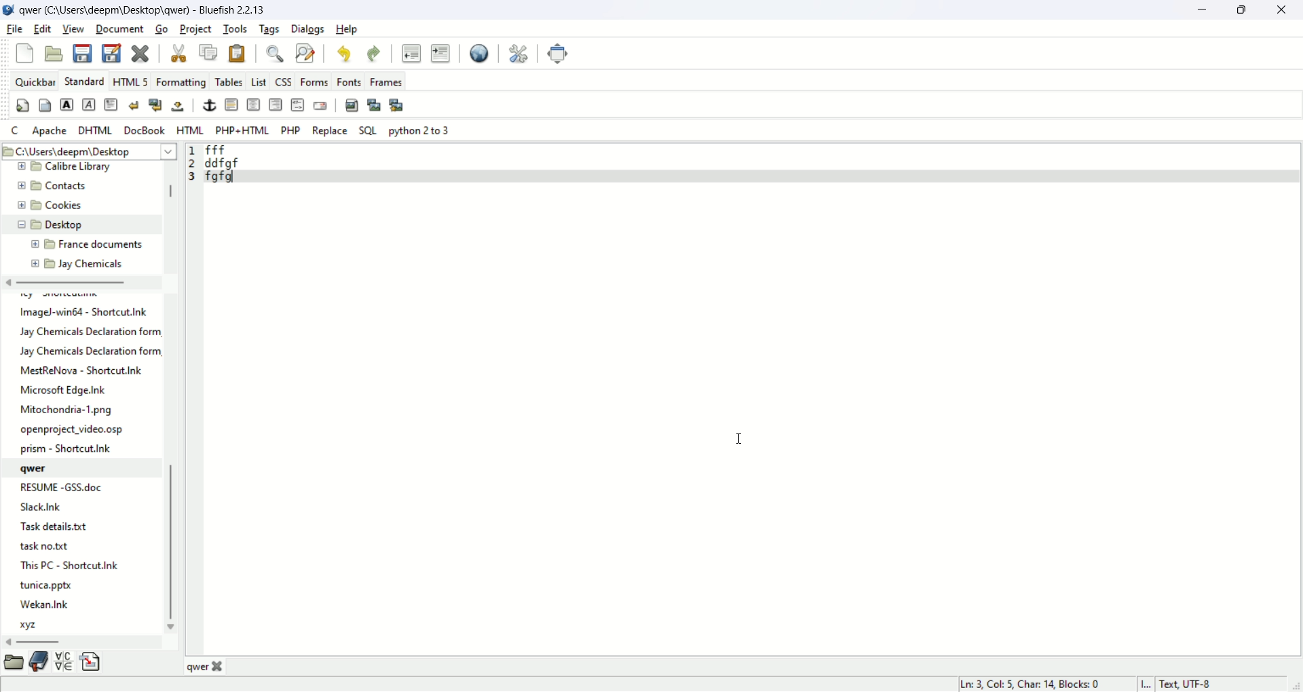 This screenshot has height=692, width=1303. What do you see at coordinates (88, 150) in the screenshot?
I see `C:\Users\deepm\Desktop` at bounding box center [88, 150].